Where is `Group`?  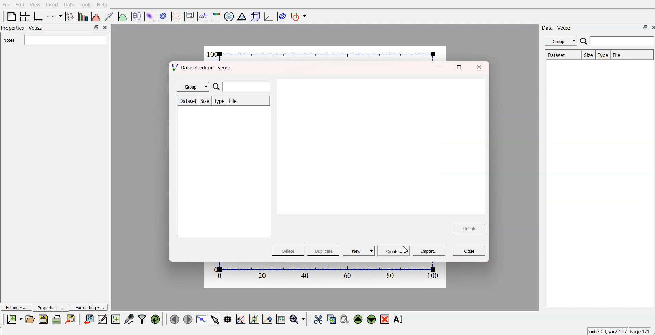 Group is located at coordinates (560, 41).